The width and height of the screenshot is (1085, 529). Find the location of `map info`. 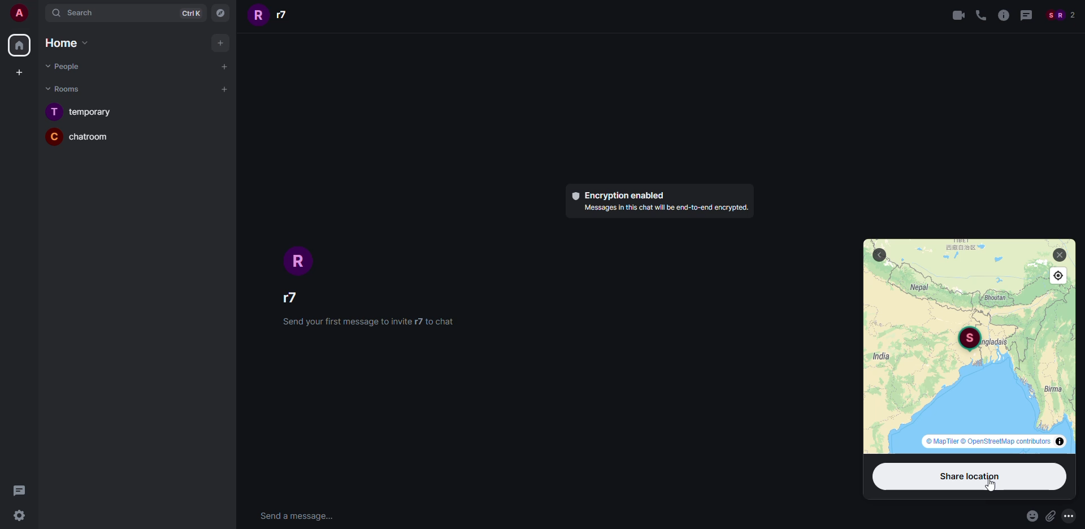

map info is located at coordinates (993, 441).